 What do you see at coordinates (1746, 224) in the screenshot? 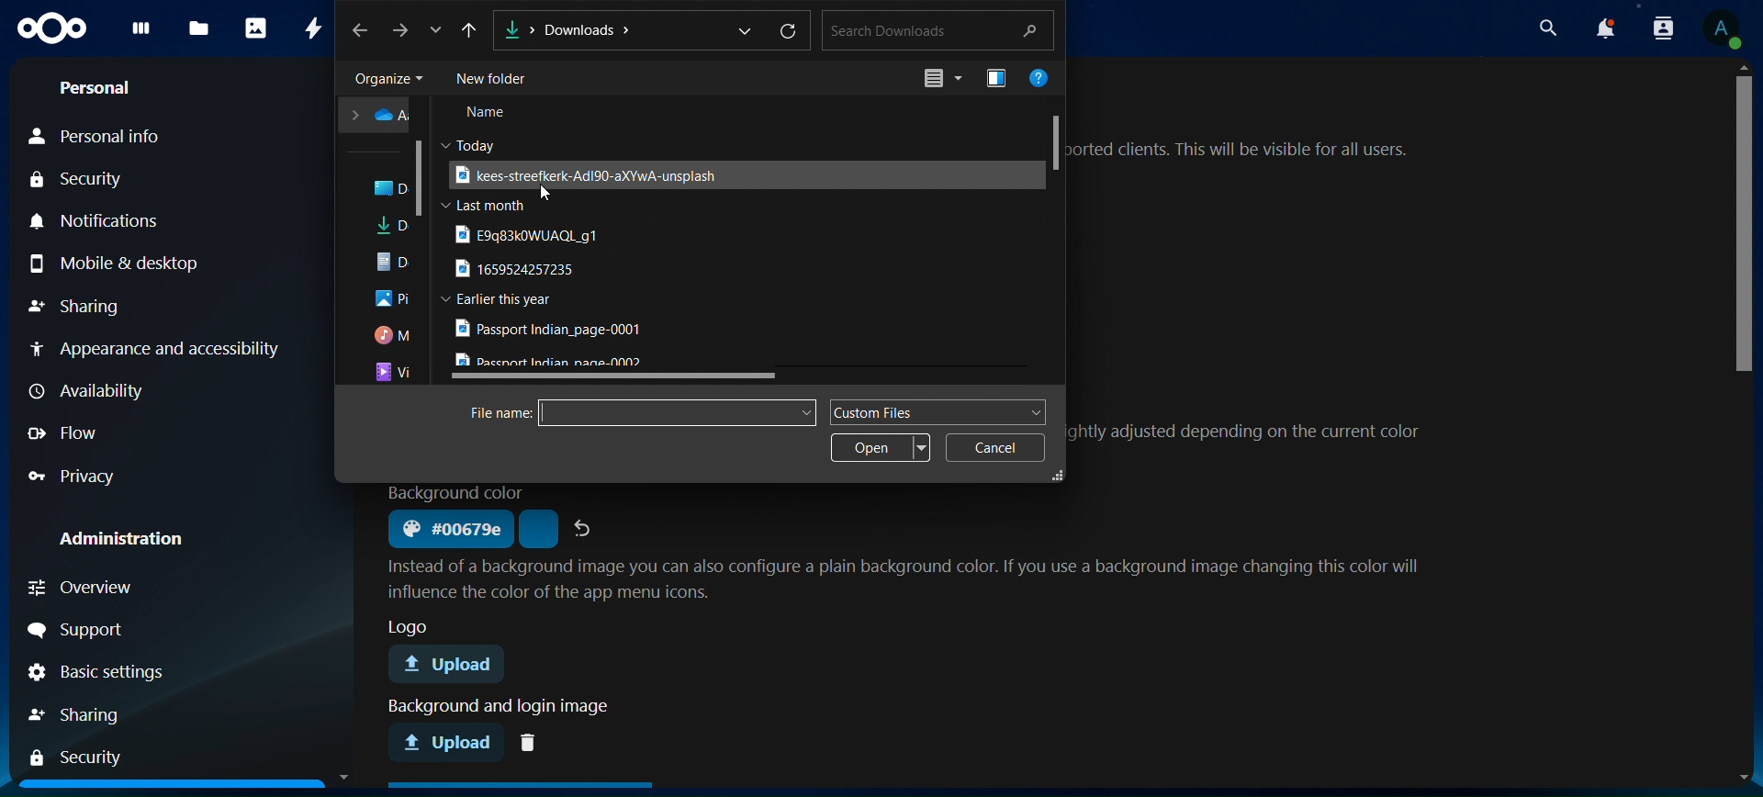
I see `scroll bar` at bounding box center [1746, 224].